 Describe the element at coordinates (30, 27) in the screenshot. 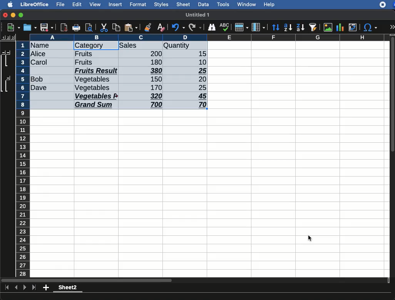

I see `save` at that location.